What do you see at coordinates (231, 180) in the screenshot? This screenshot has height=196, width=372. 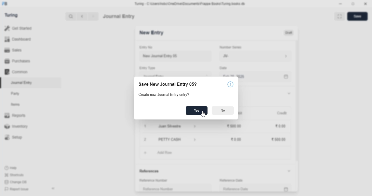 I see `reference date` at bounding box center [231, 180].